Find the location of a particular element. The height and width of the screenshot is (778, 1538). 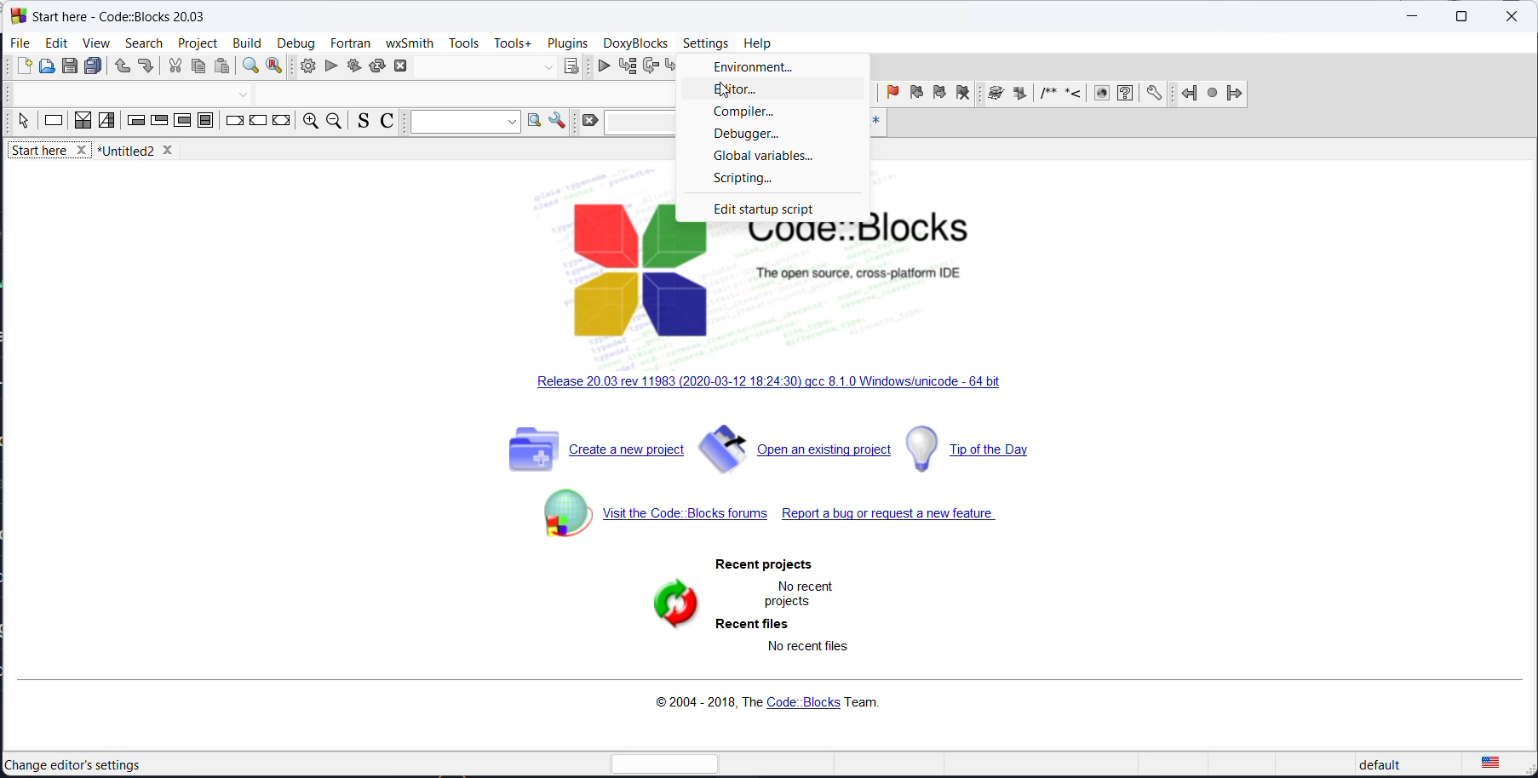

close is located at coordinates (1512, 18).